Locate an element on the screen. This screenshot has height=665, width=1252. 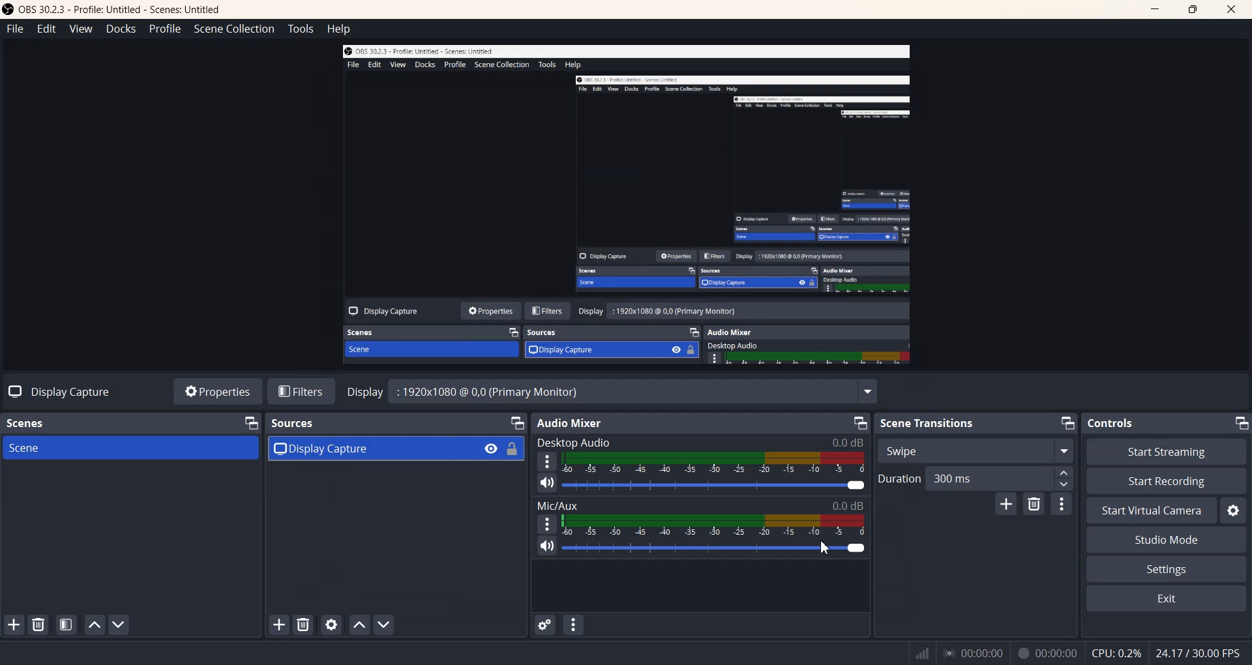
Sources is located at coordinates (294, 422).